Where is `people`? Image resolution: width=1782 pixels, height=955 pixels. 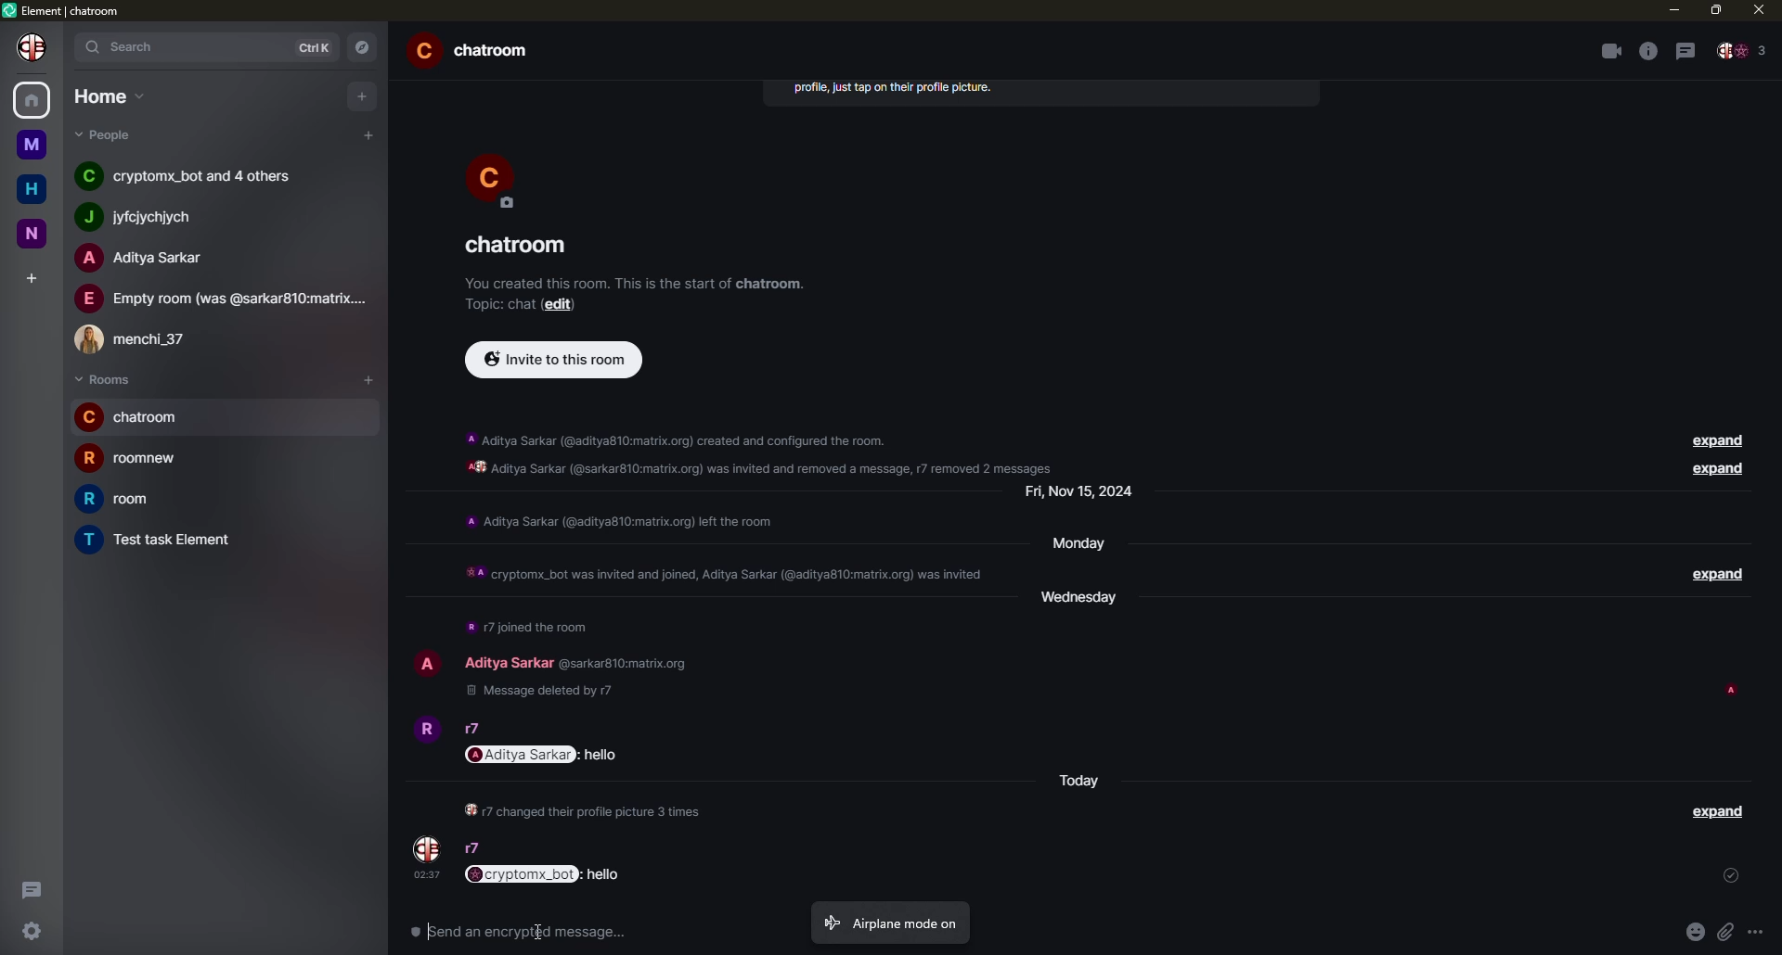
people is located at coordinates (513, 661).